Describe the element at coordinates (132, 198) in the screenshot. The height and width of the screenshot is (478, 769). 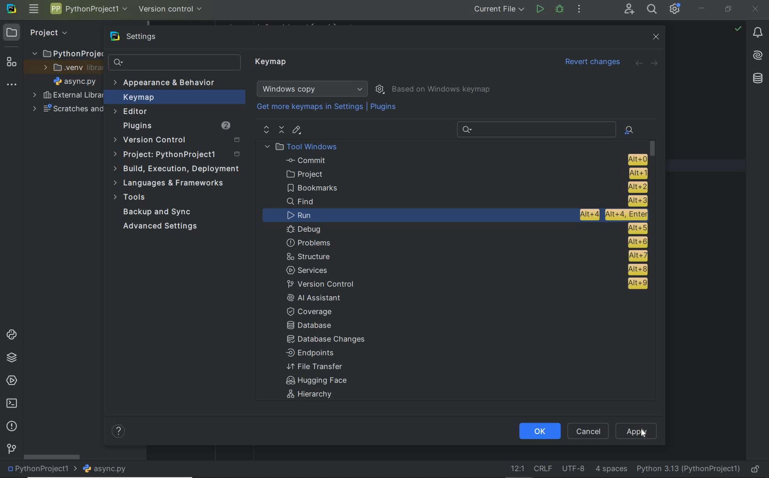
I see `Tools` at that location.